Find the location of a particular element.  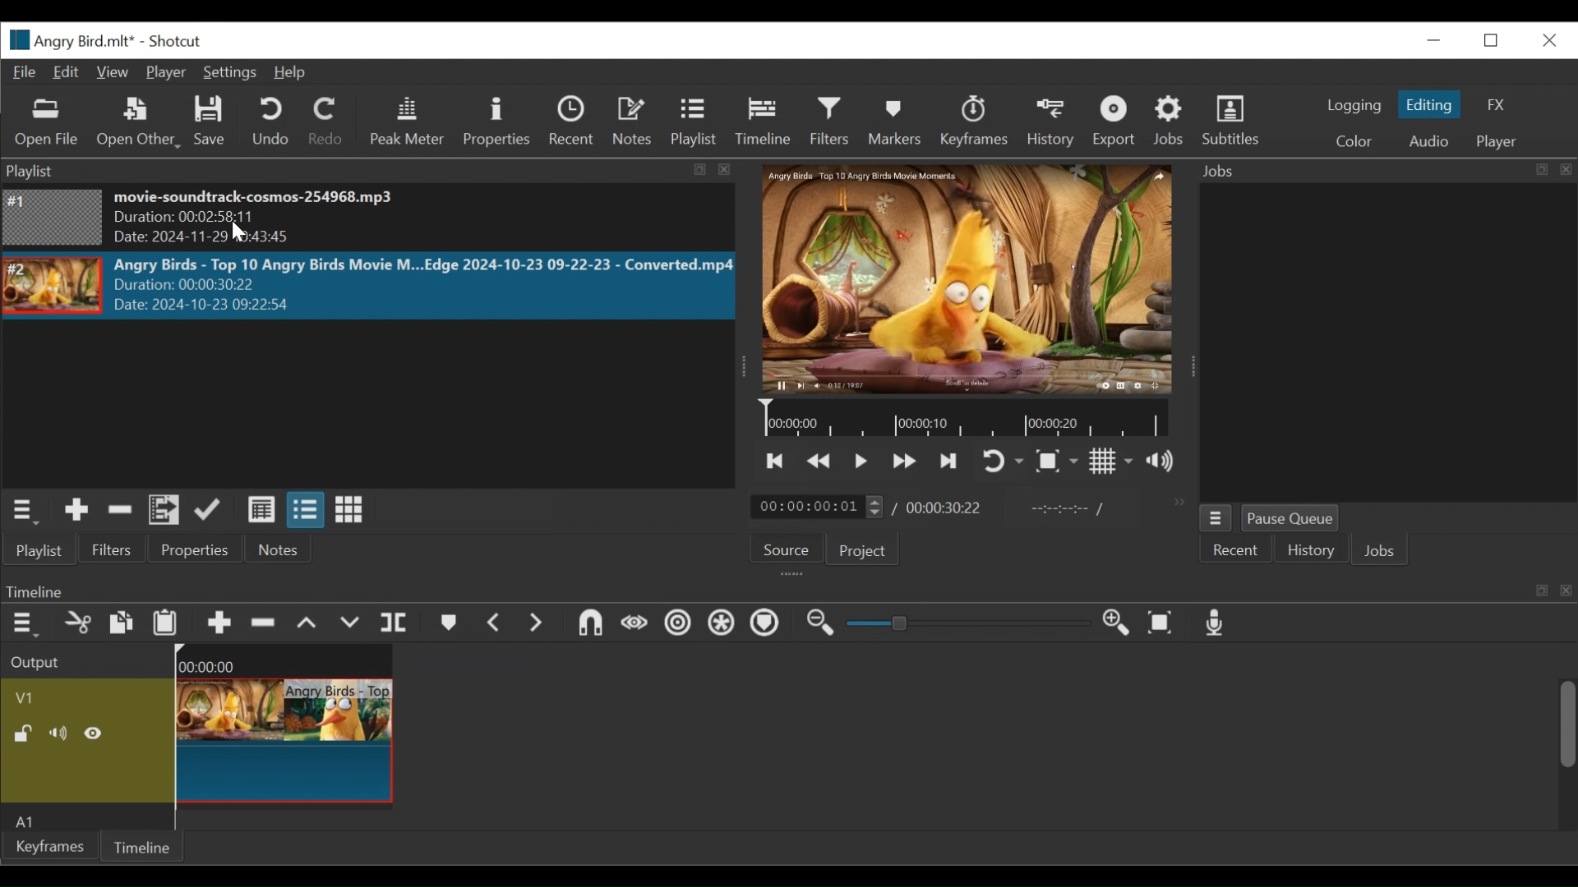

Paste is located at coordinates (166, 623).